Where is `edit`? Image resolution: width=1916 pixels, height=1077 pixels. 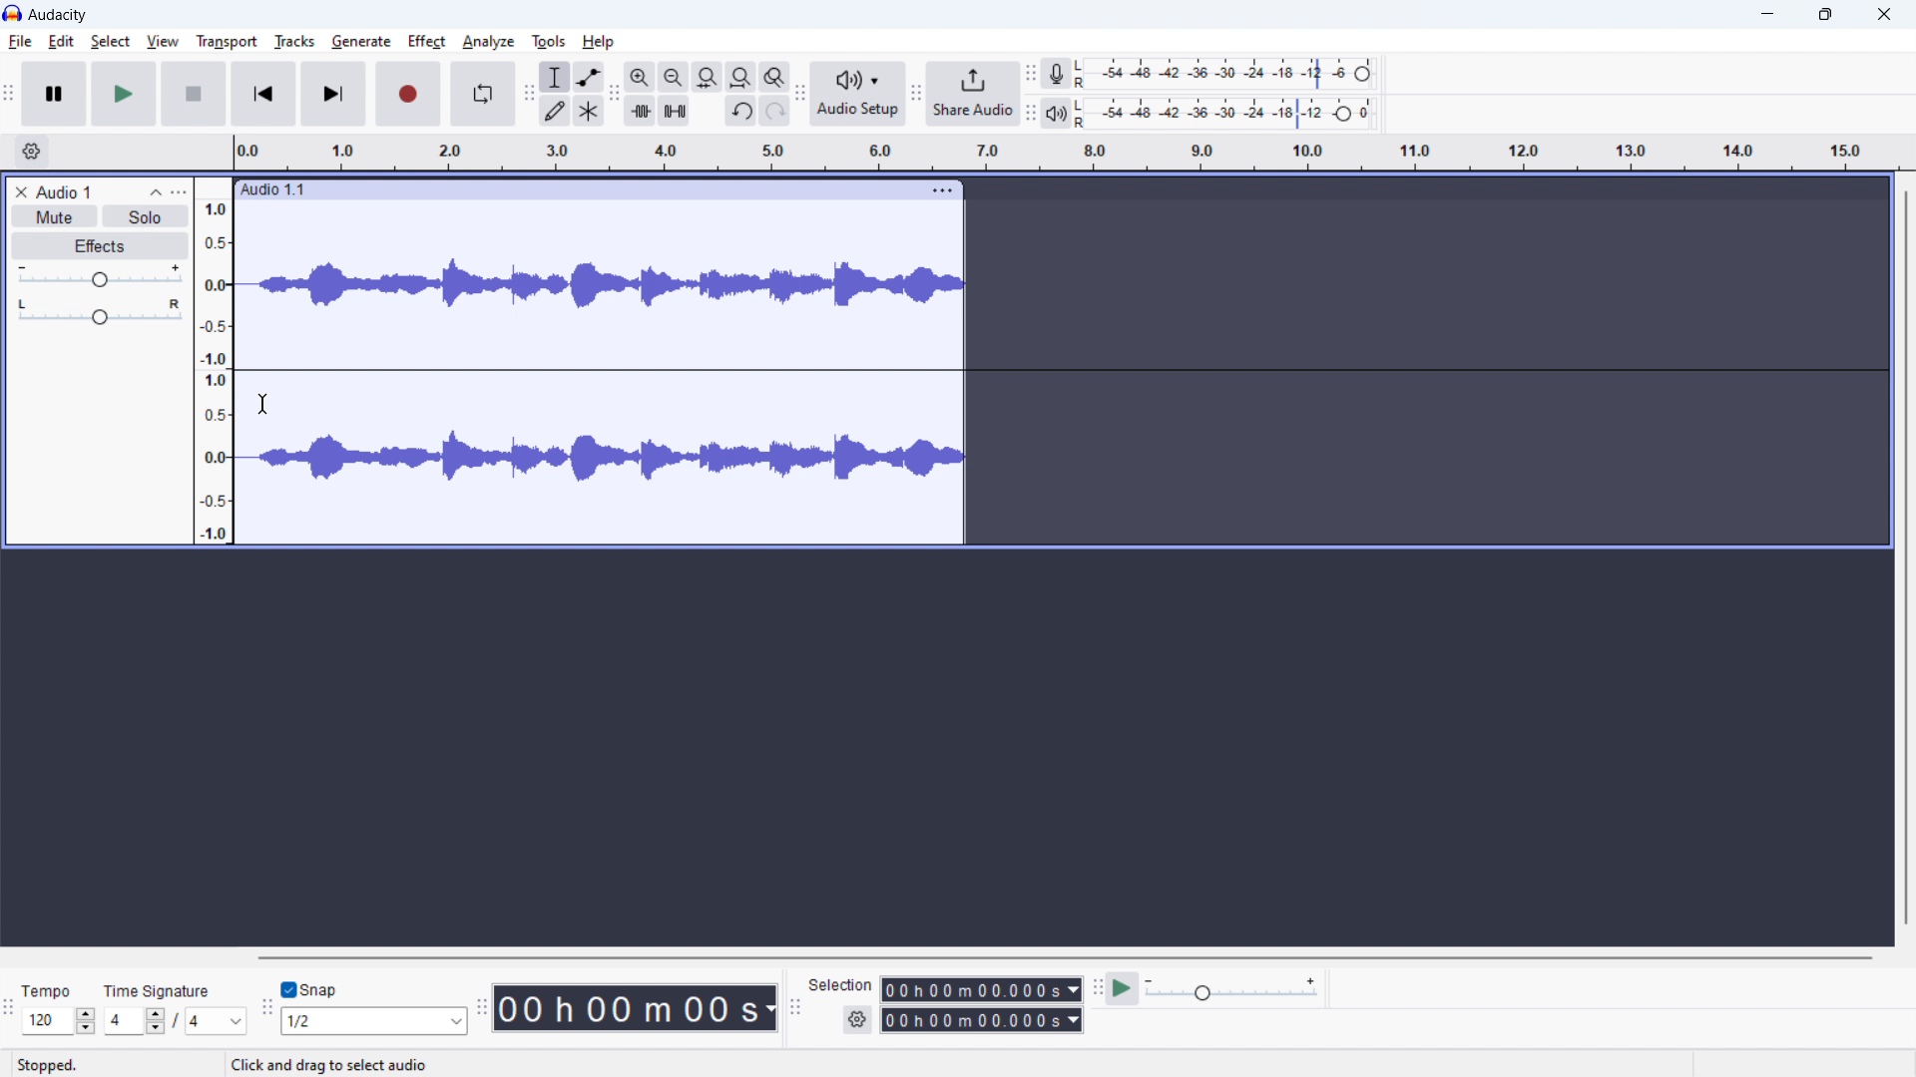
edit is located at coordinates (63, 42).